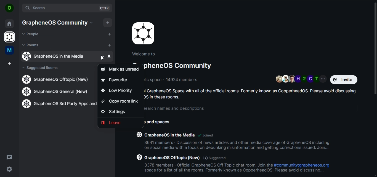 The height and width of the screenshot is (177, 377). Describe the element at coordinates (57, 79) in the screenshot. I see `grapheneOS offtopic` at that location.